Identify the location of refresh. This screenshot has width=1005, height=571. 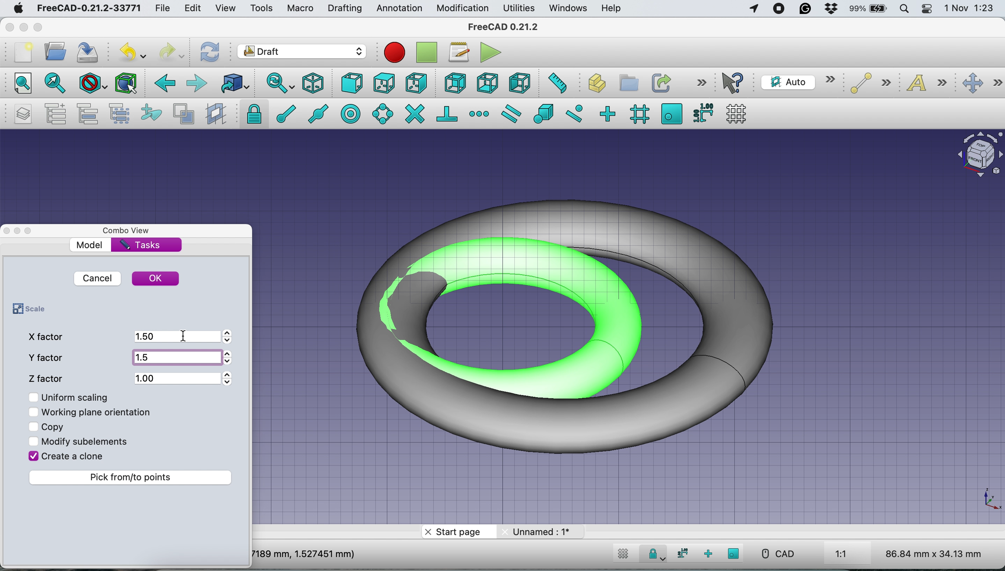
(211, 53).